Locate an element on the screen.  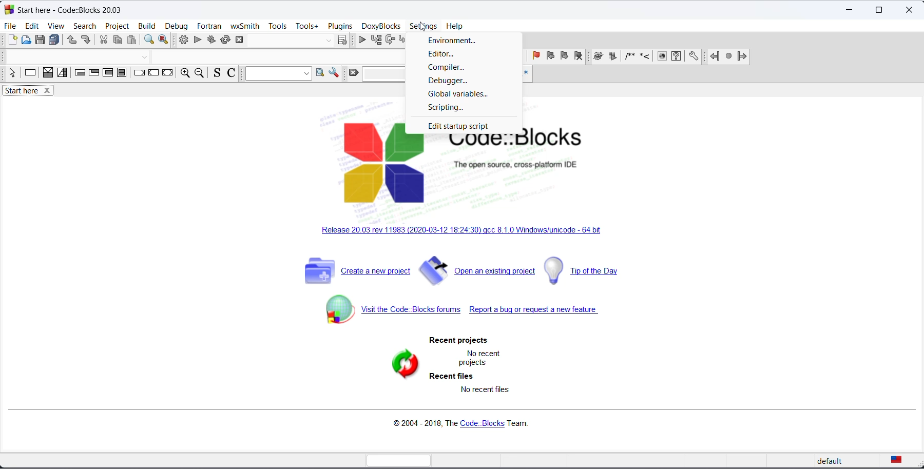
search is located at coordinates (86, 27).